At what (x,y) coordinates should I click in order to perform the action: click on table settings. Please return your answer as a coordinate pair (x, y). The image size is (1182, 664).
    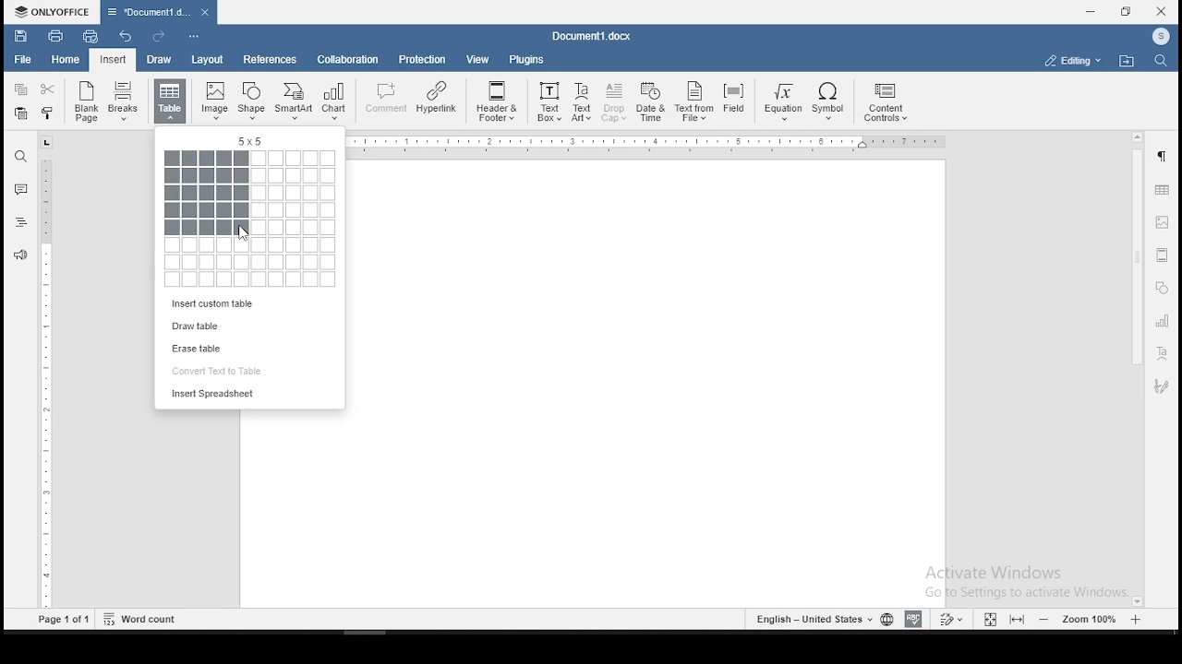
    Looking at the image, I should click on (1164, 191).